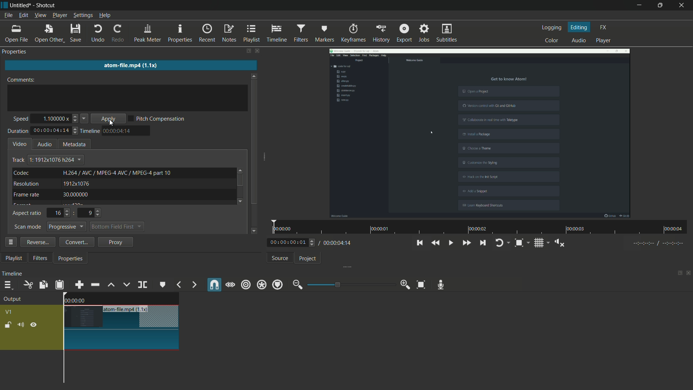 The image size is (693, 390). What do you see at coordinates (8, 285) in the screenshot?
I see `timeline menu` at bounding box center [8, 285].